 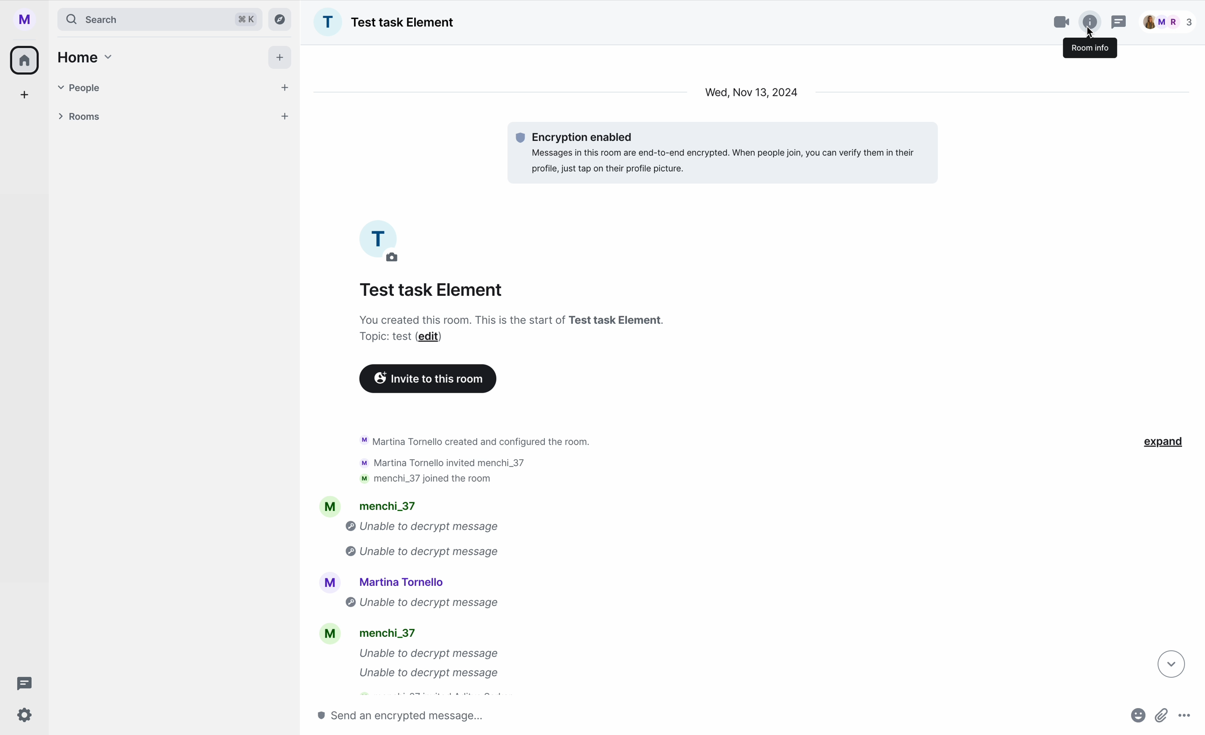 I want to click on threads, so click(x=1120, y=23).